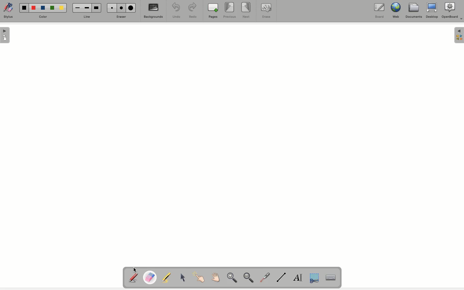  Describe the element at coordinates (413, 12) in the screenshot. I see `Documents` at that location.